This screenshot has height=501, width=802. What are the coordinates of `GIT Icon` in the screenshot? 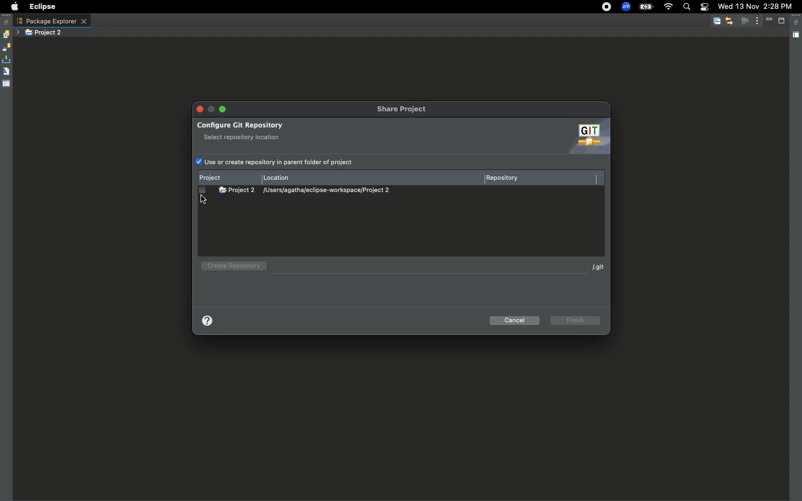 It's located at (586, 137).